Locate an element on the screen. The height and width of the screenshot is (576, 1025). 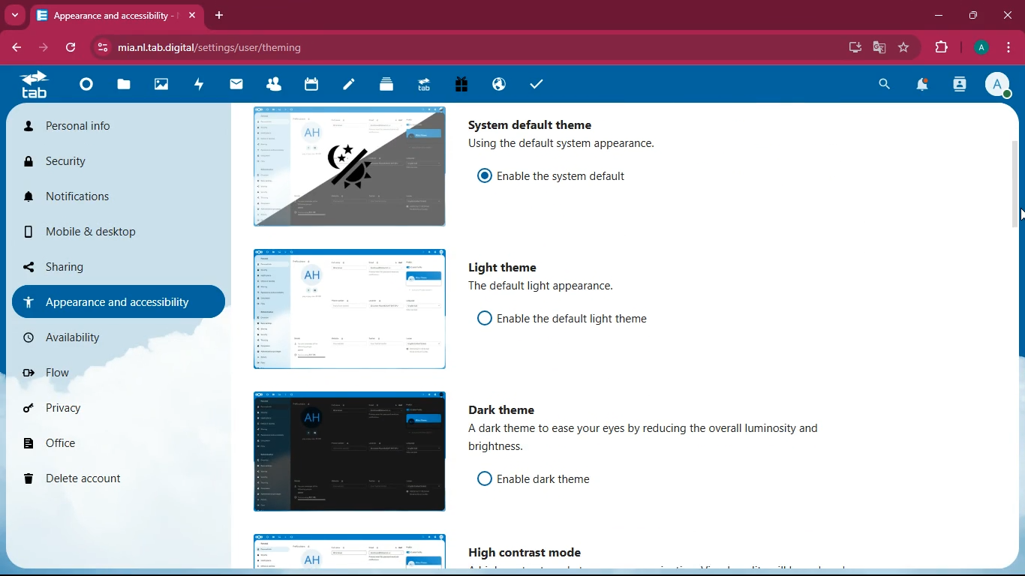
cursor is located at coordinates (1018, 214).